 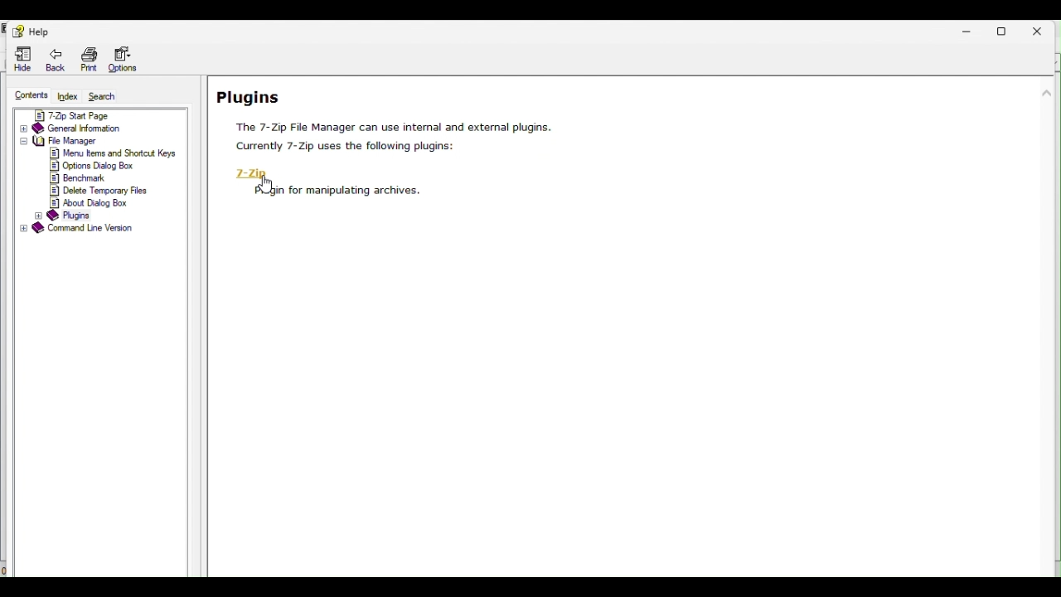 What do you see at coordinates (31, 94) in the screenshot?
I see `contents` at bounding box center [31, 94].